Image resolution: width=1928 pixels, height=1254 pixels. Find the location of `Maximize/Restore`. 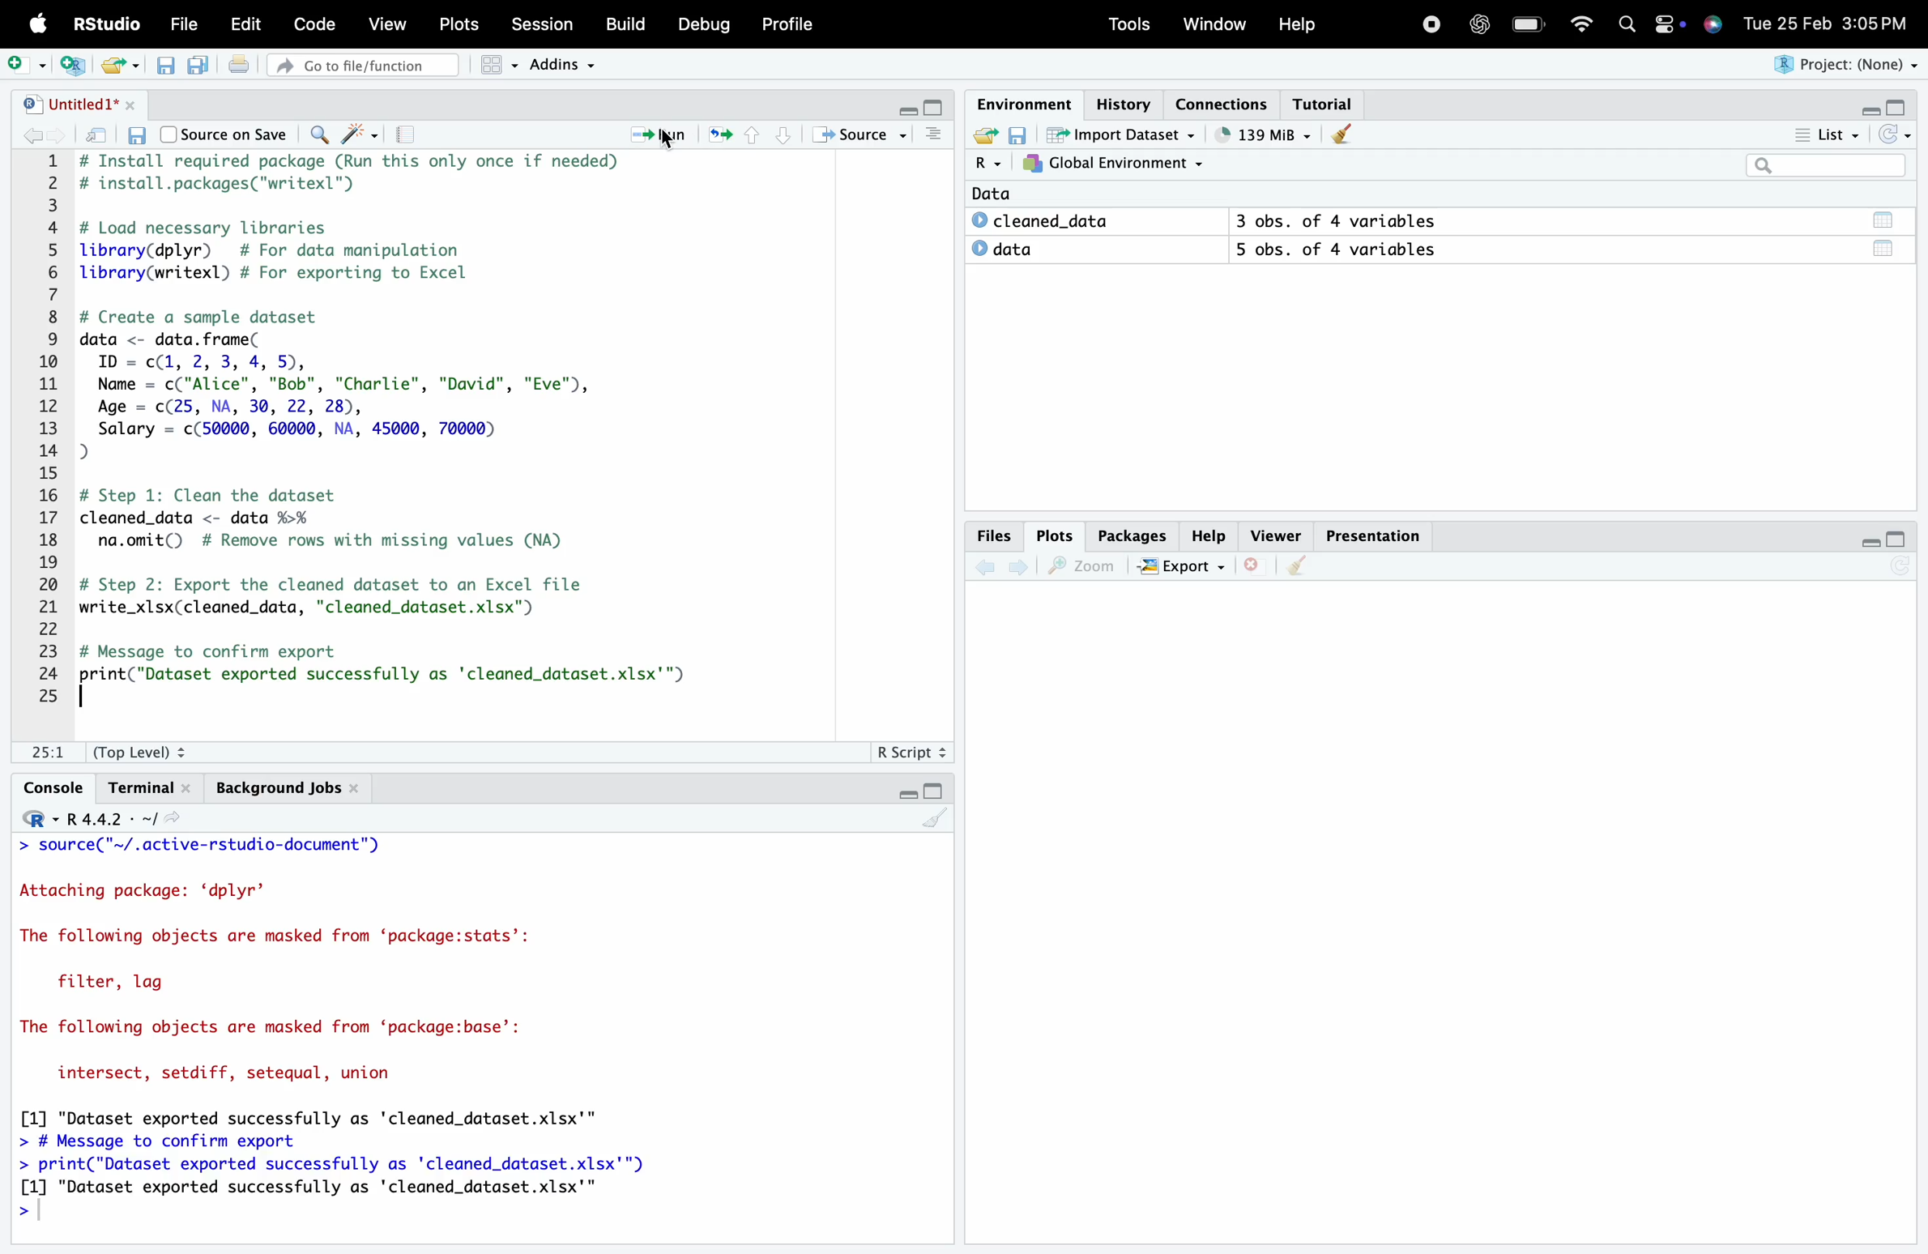

Maximize/Restore is located at coordinates (940, 109).